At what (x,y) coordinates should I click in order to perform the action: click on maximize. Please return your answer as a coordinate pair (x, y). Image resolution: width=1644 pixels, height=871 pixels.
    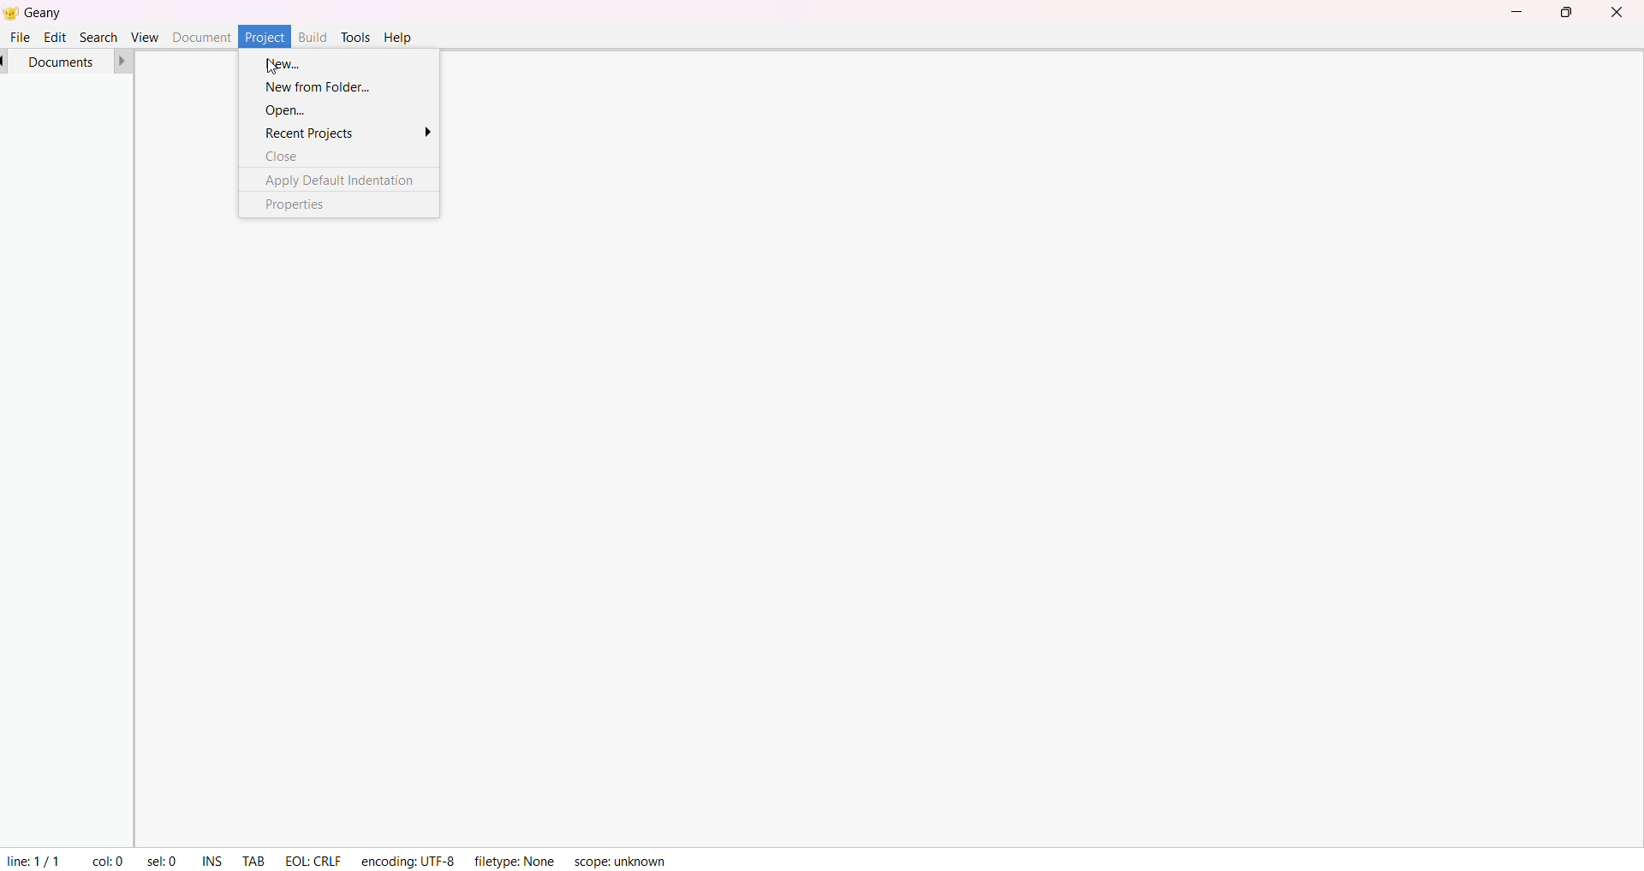
    Looking at the image, I should click on (1565, 13).